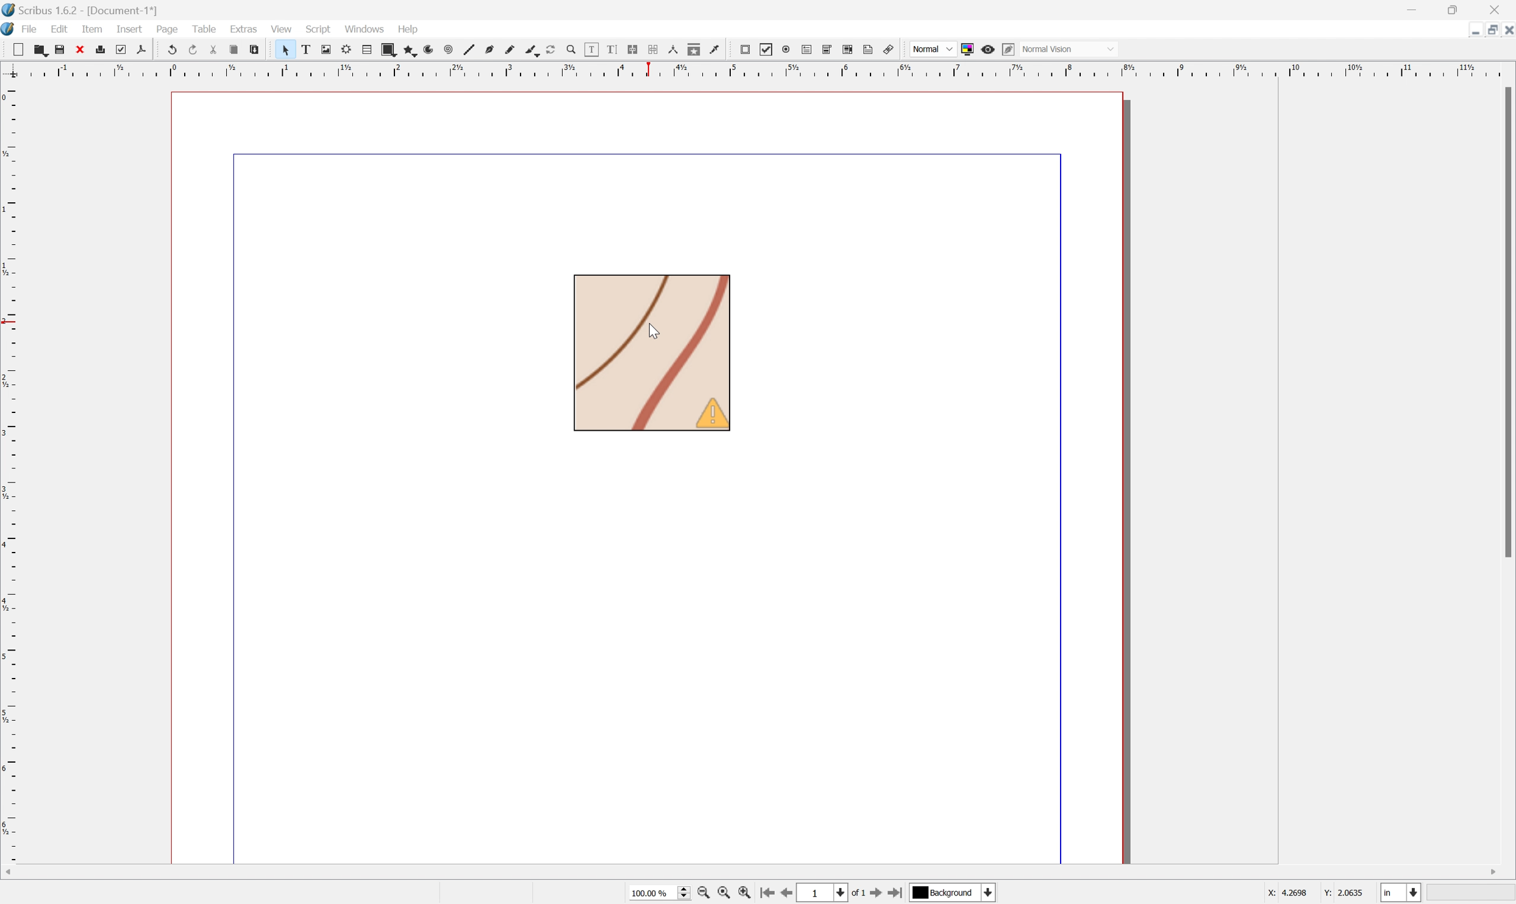  I want to click on PDF text field, so click(809, 47).